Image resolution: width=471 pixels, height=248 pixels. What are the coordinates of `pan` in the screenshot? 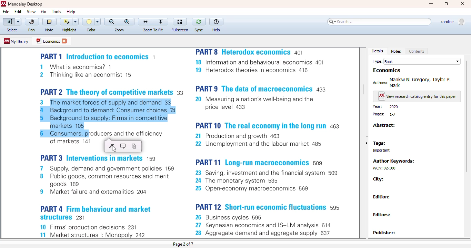 It's located at (32, 22).